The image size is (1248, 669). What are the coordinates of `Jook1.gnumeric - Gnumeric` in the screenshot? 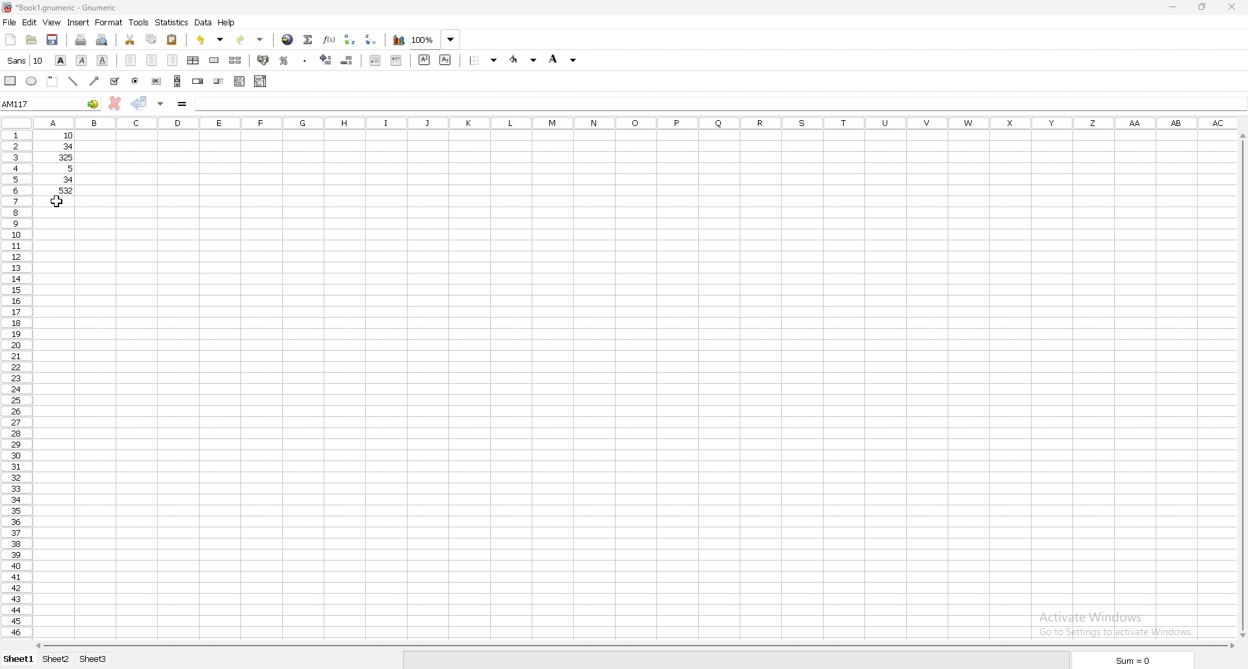 It's located at (73, 8).